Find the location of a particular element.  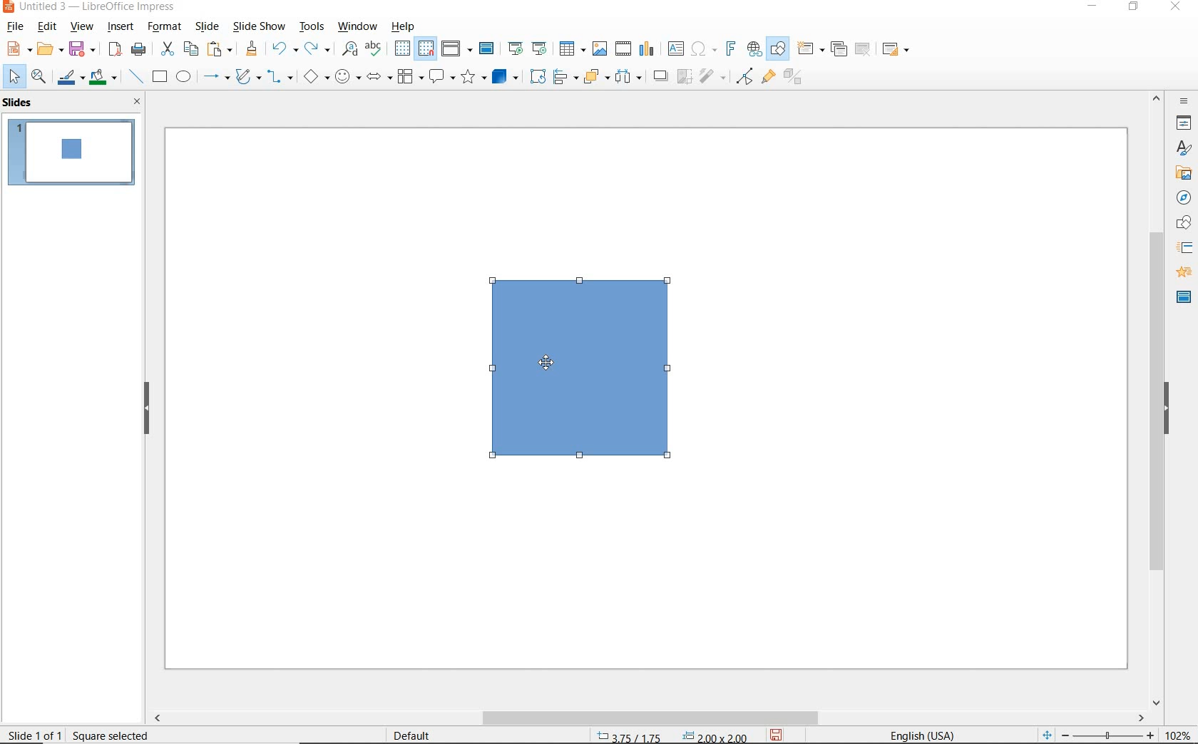

tools is located at coordinates (313, 28).